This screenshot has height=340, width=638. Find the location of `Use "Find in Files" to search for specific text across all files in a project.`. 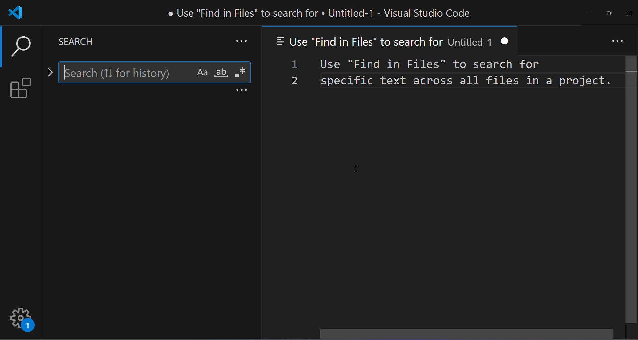

Use "Find in Files" to search for specific text across all files in a project. is located at coordinates (460, 73).